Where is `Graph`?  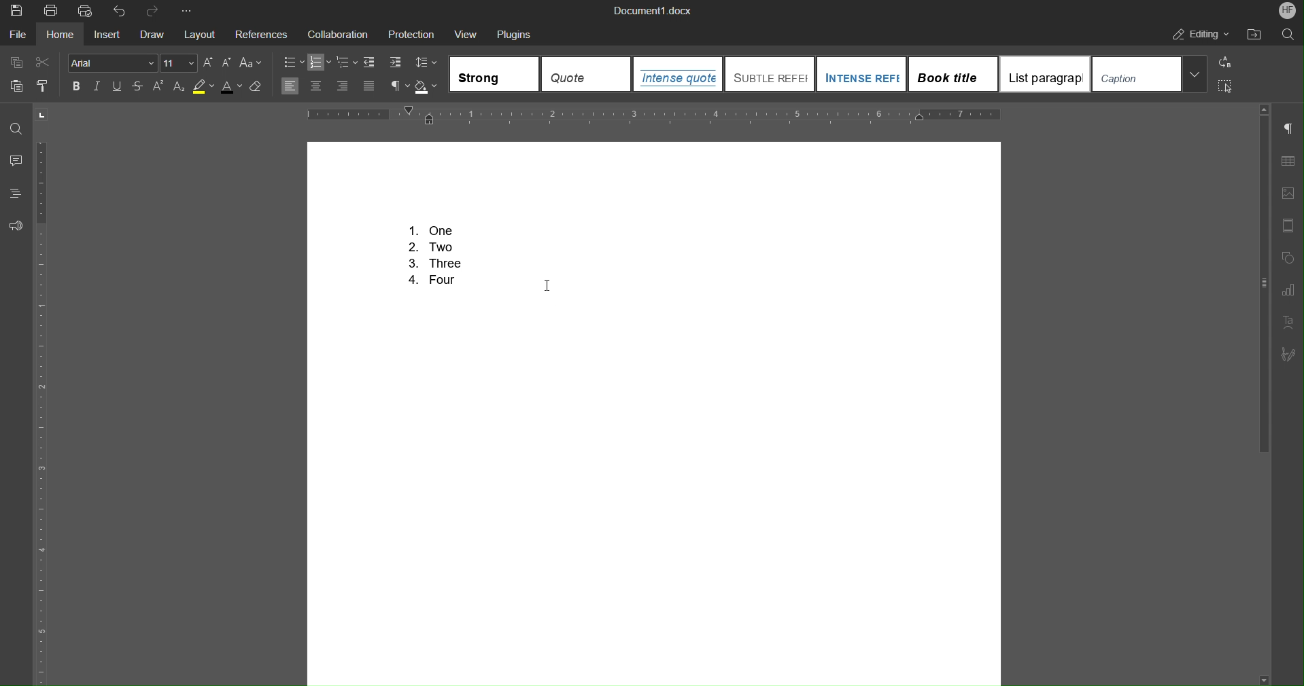 Graph is located at coordinates (1287, 291).